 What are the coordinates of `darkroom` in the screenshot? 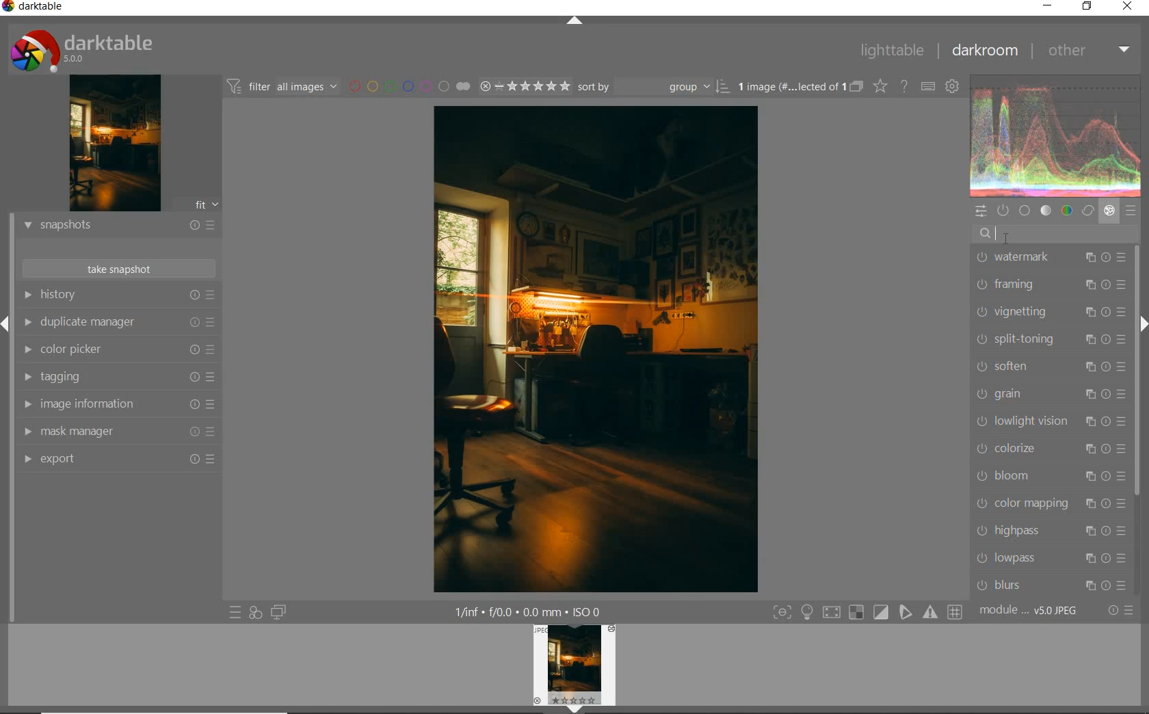 It's located at (990, 51).